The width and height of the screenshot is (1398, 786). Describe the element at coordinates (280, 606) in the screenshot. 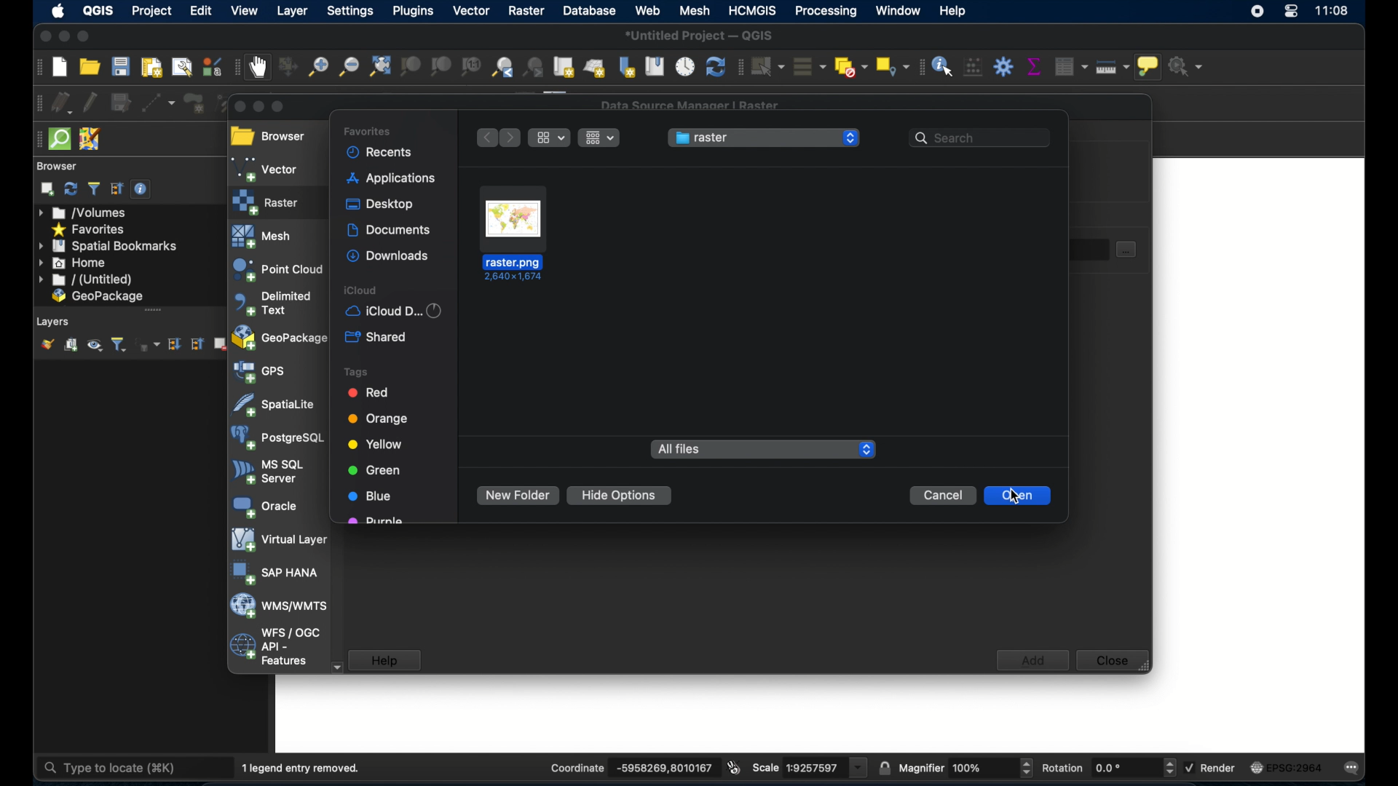

I see `was/wmts` at that location.